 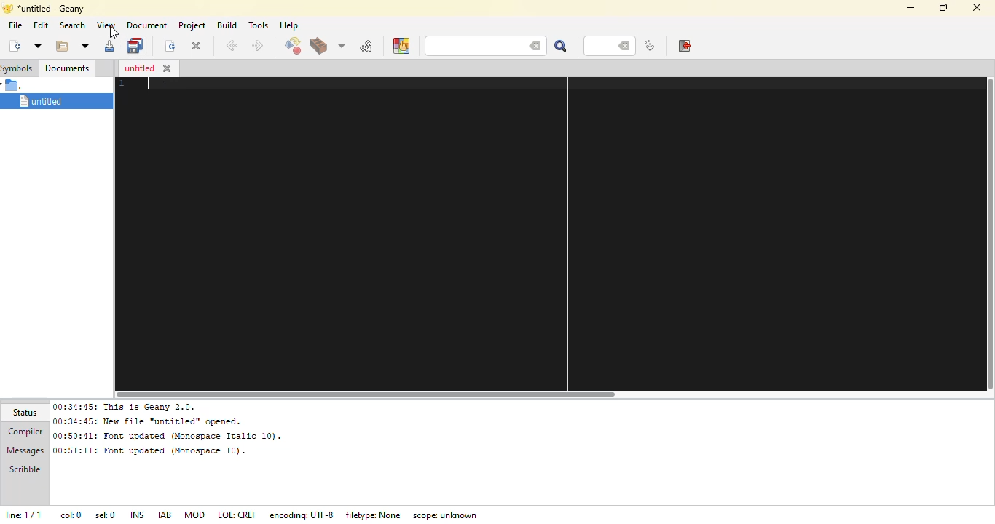 I want to click on tools, so click(x=259, y=25).